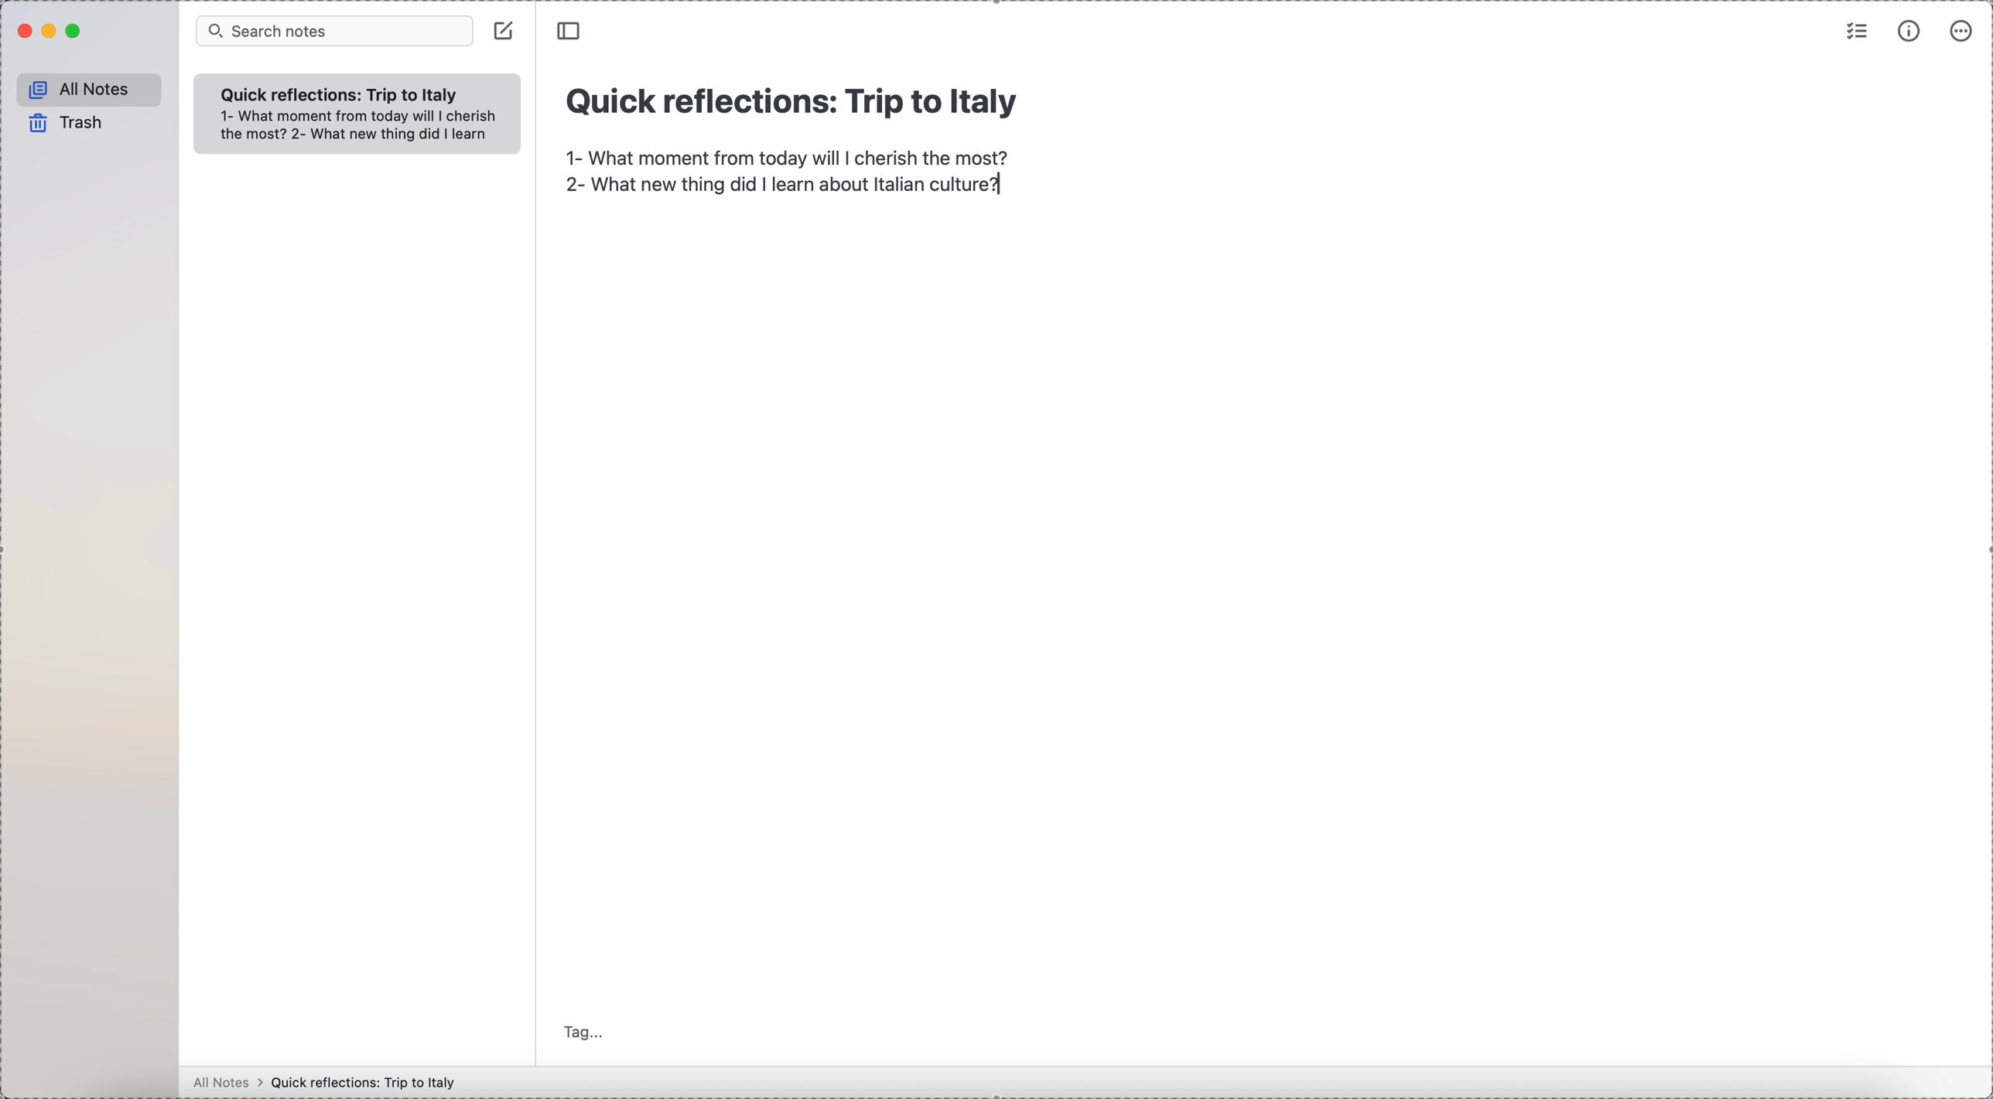 The width and height of the screenshot is (1993, 1099). Describe the element at coordinates (790, 155) in the screenshot. I see `1- What moment from today will I cherish the most?` at that location.